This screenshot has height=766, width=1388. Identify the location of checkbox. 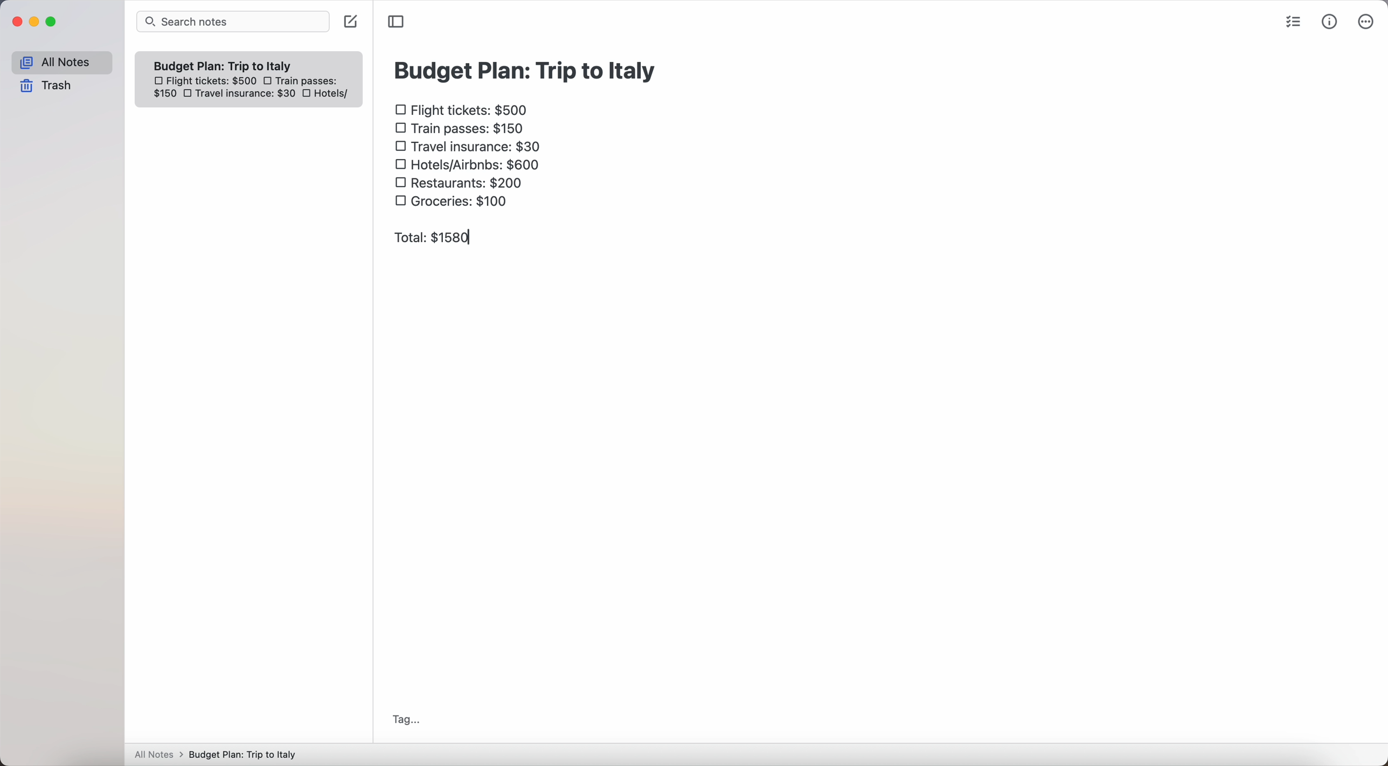
(189, 95).